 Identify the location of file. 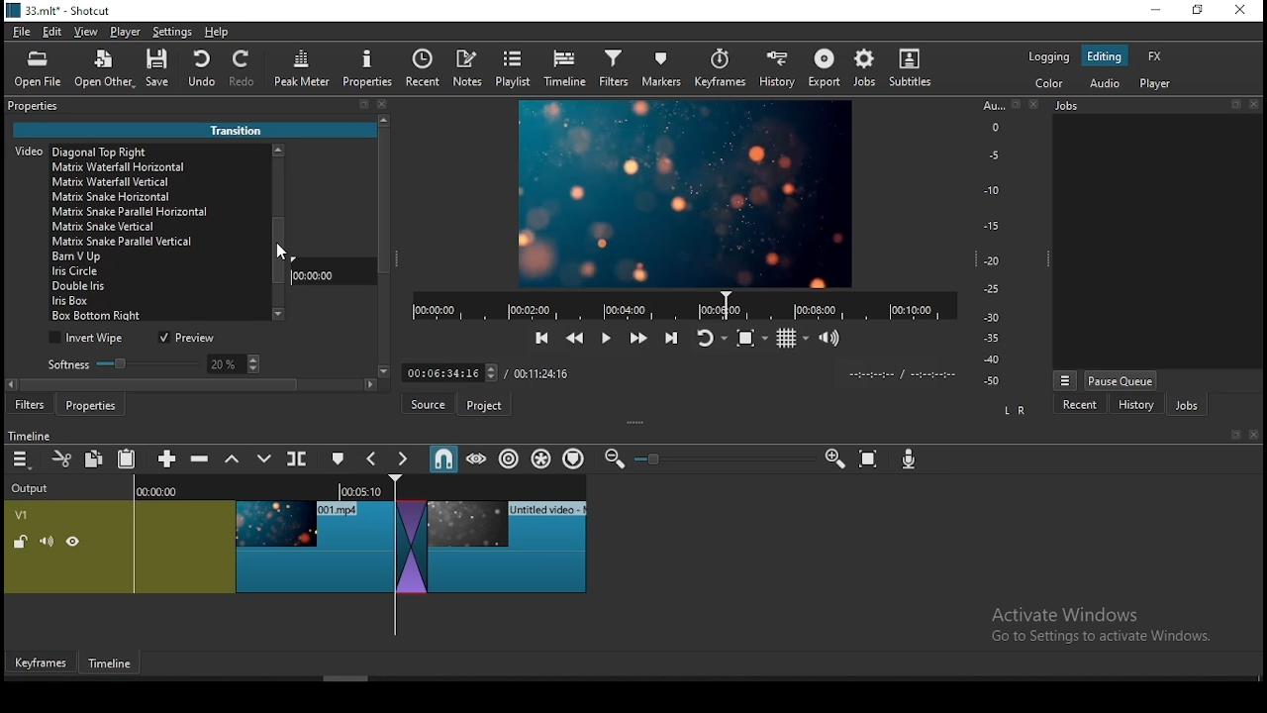
(23, 33).